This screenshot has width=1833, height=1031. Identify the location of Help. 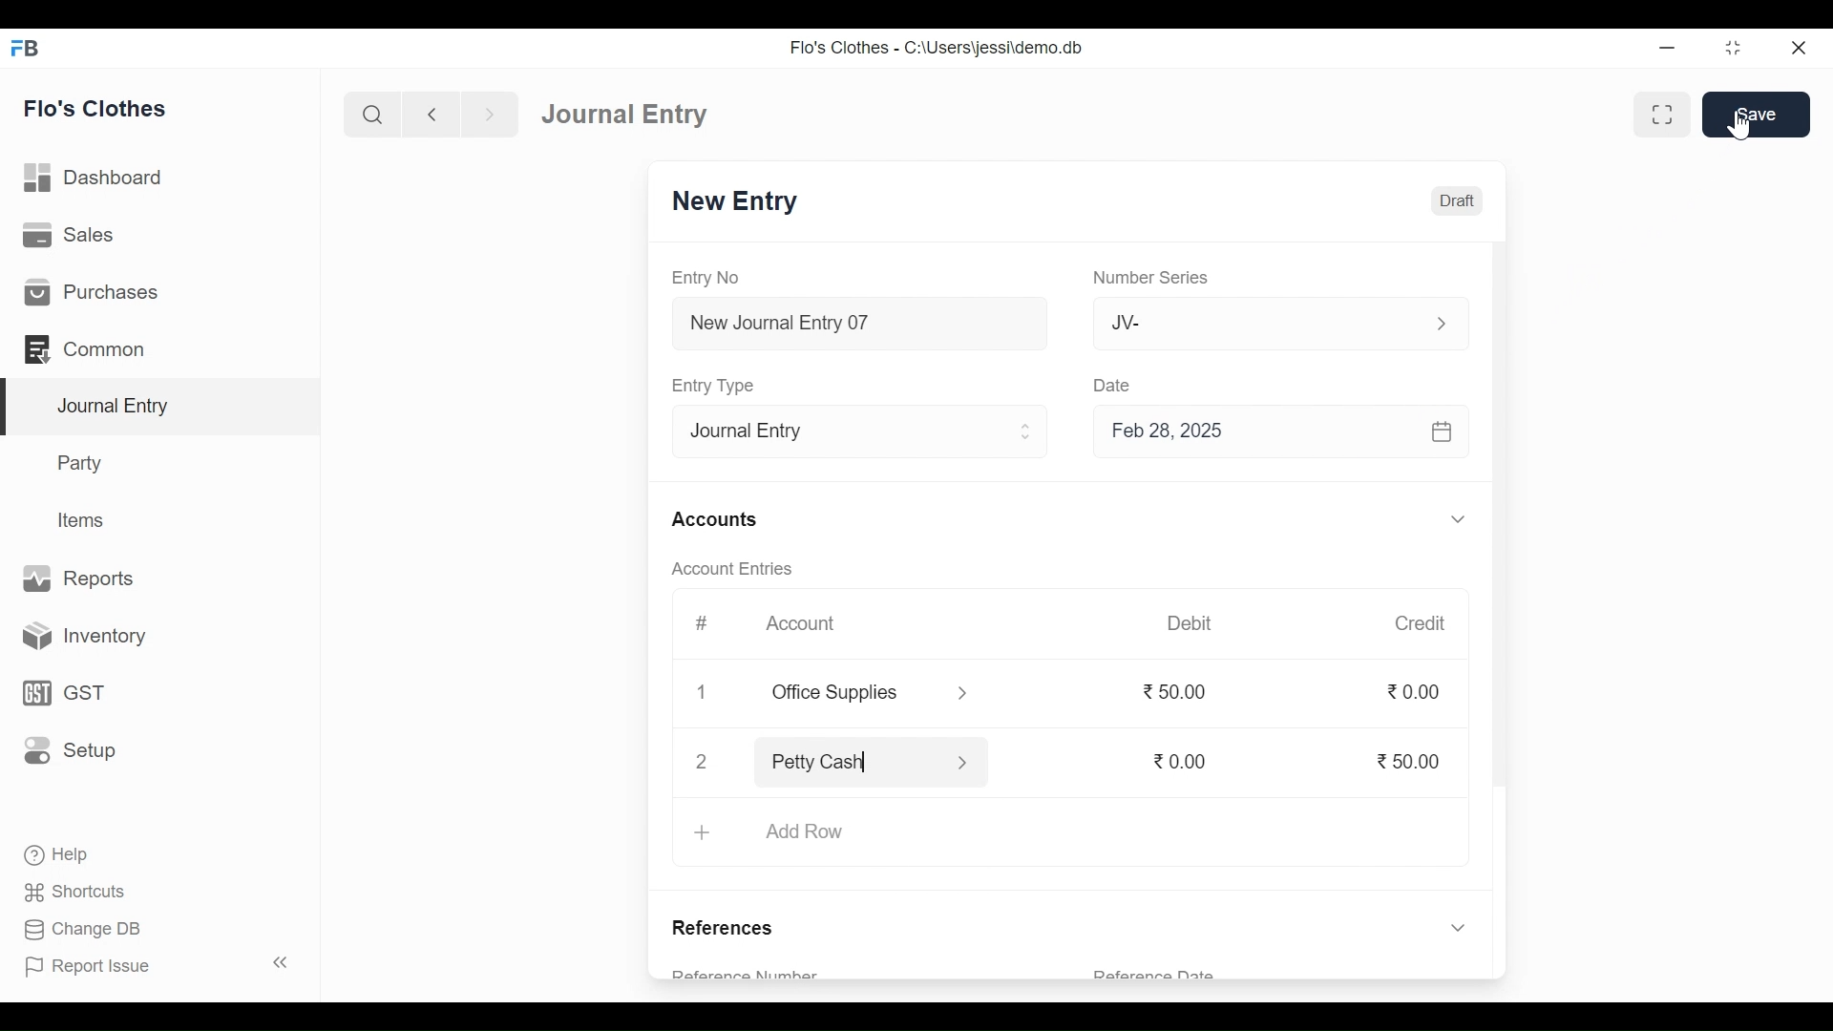
(54, 852).